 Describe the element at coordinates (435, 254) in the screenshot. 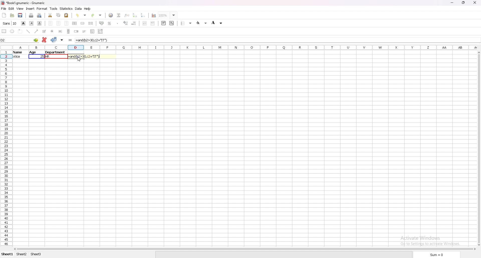

I see `sum` at that location.